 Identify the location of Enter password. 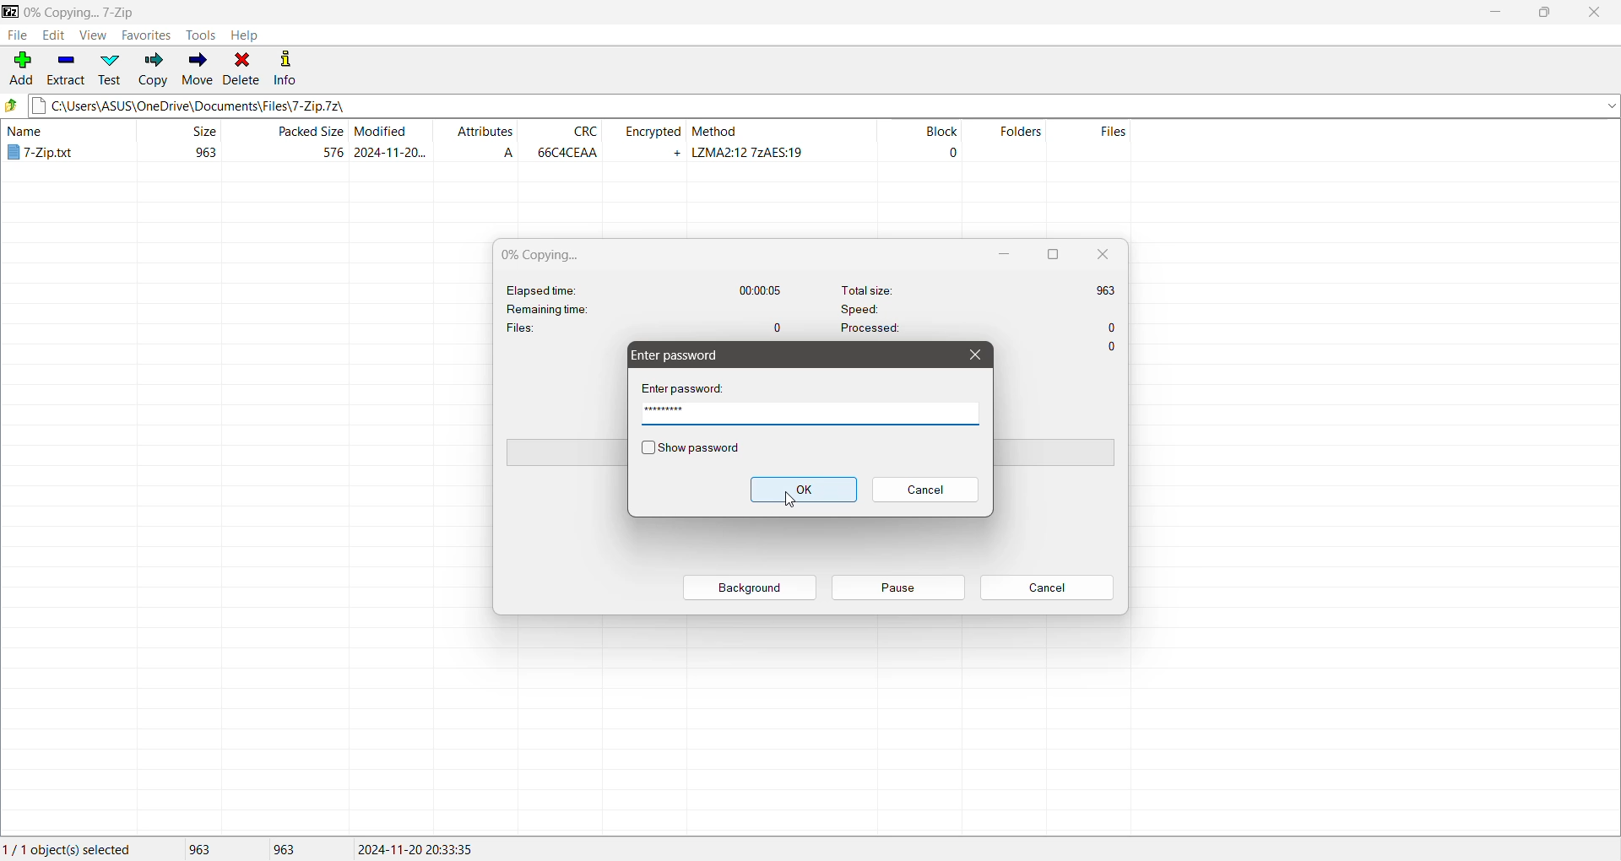
(680, 355).